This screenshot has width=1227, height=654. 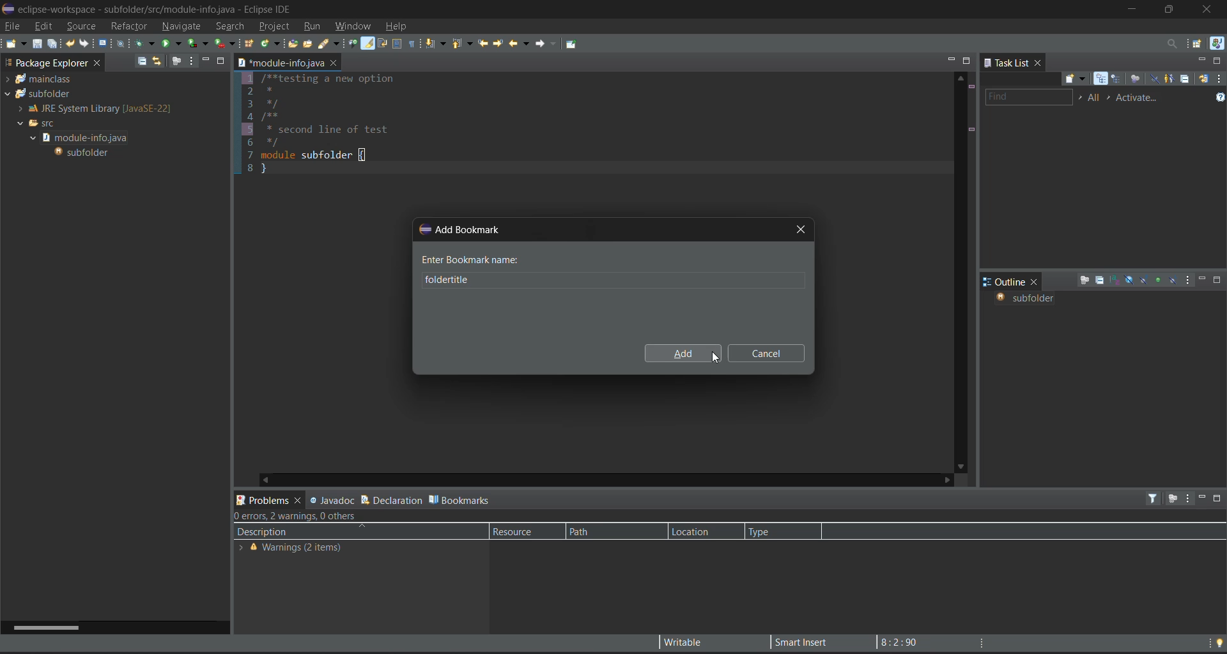 What do you see at coordinates (1115, 280) in the screenshot?
I see `sort` at bounding box center [1115, 280].